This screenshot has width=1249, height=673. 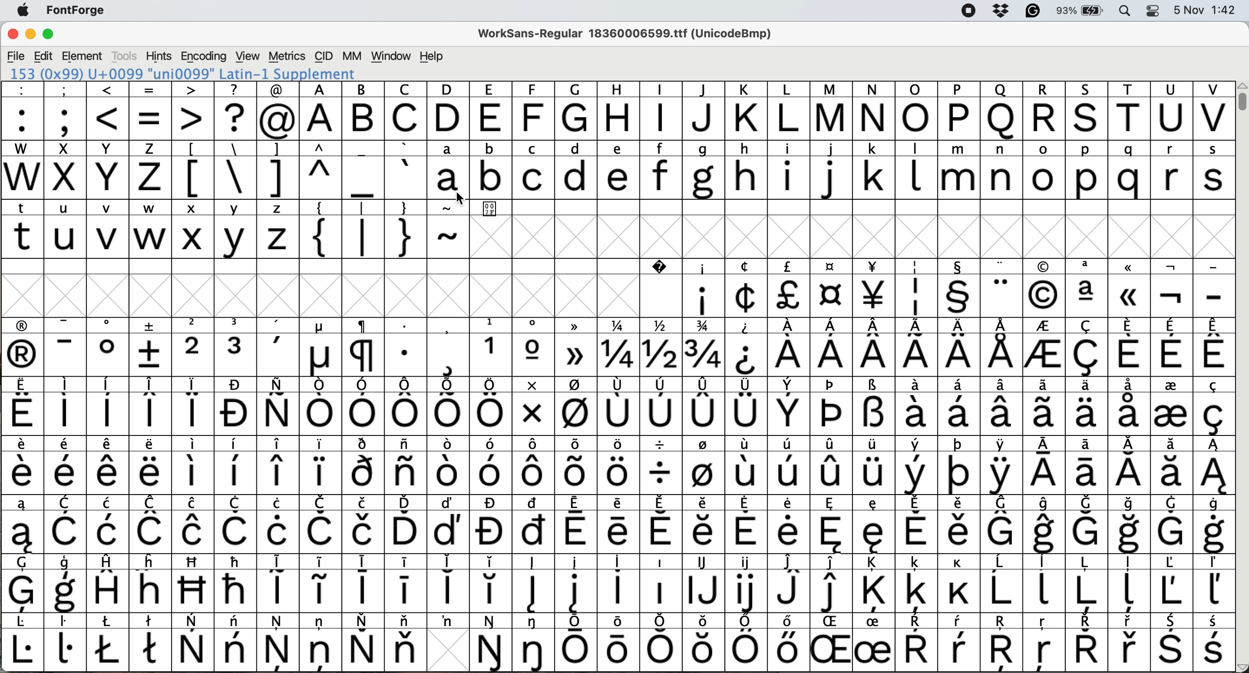 I want to click on symbol, so click(x=404, y=582).